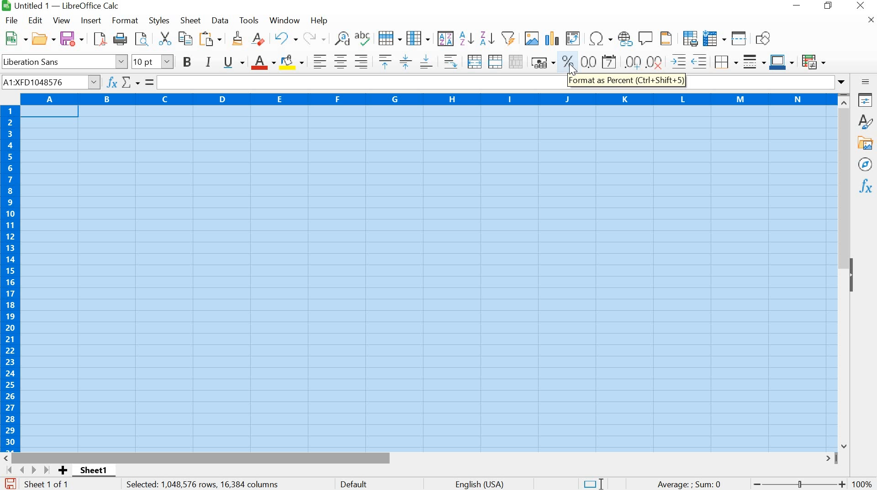 This screenshot has height=490, width=877. I want to click on SHEET 1 OF 1, so click(48, 483).